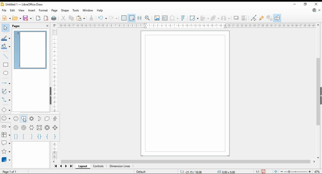  What do you see at coordinates (5, 134) in the screenshot?
I see `flowchart` at bounding box center [5, 134].